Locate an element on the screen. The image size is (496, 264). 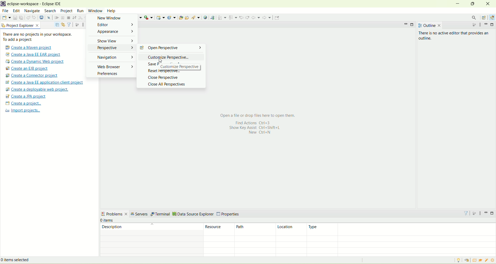
customixze perspective is located at coordinates (169, 57).